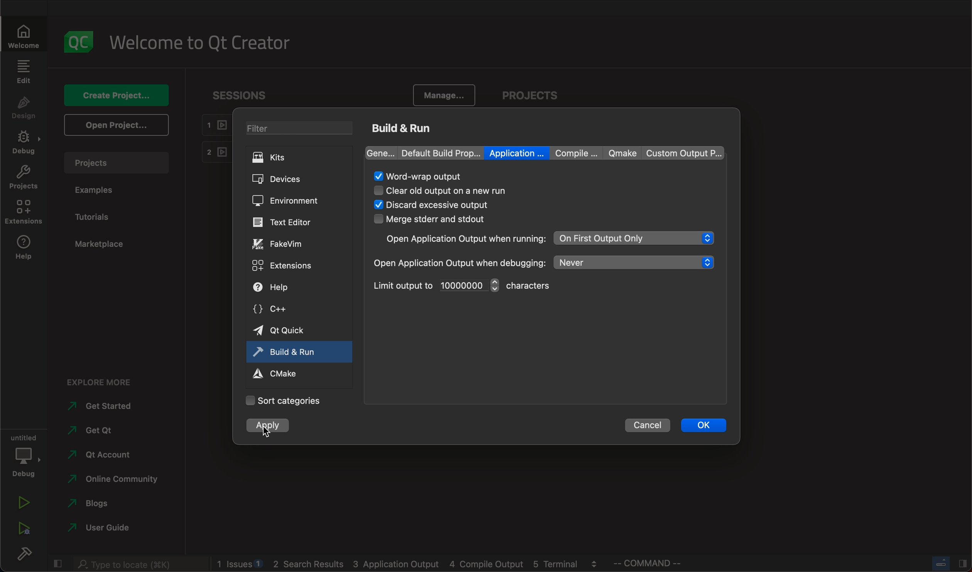  What do you see at coordinates (948, 563) in the screenshot?
I see `close slide bar` at bounding box center [948, 563].